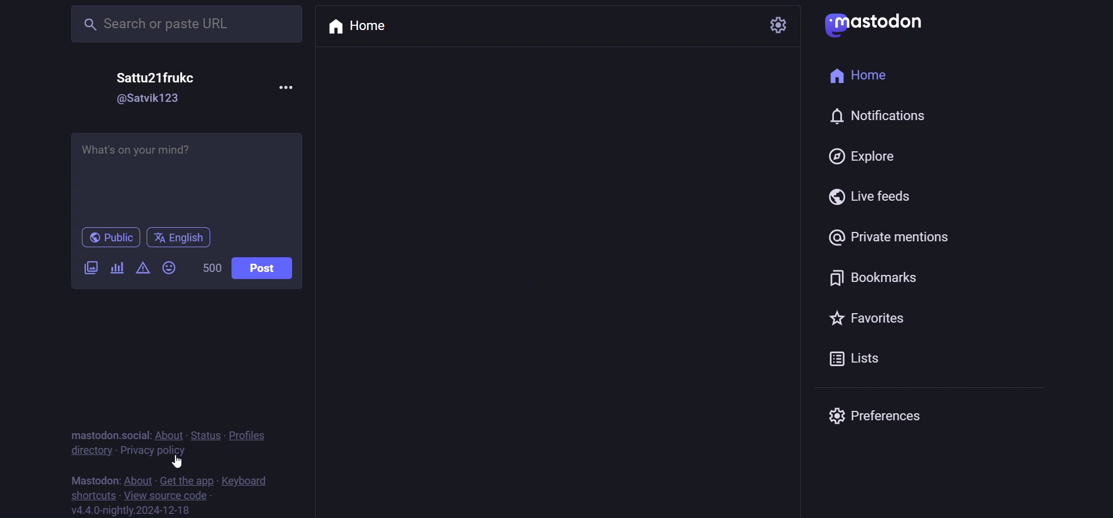 The height and width of the screenshot is (518, 1113). What do you see at coordinates (284, 89) in the screenshot?
I see `more` at bounding box center [284, 89].